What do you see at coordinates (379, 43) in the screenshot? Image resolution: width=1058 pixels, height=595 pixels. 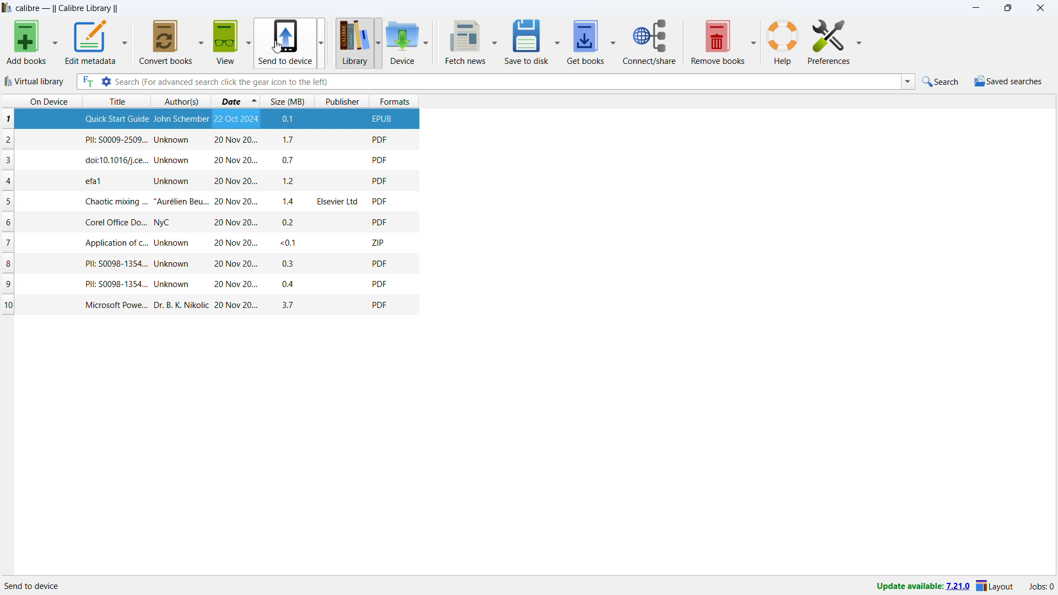 I see `library options` at bounding box center [379, 43].